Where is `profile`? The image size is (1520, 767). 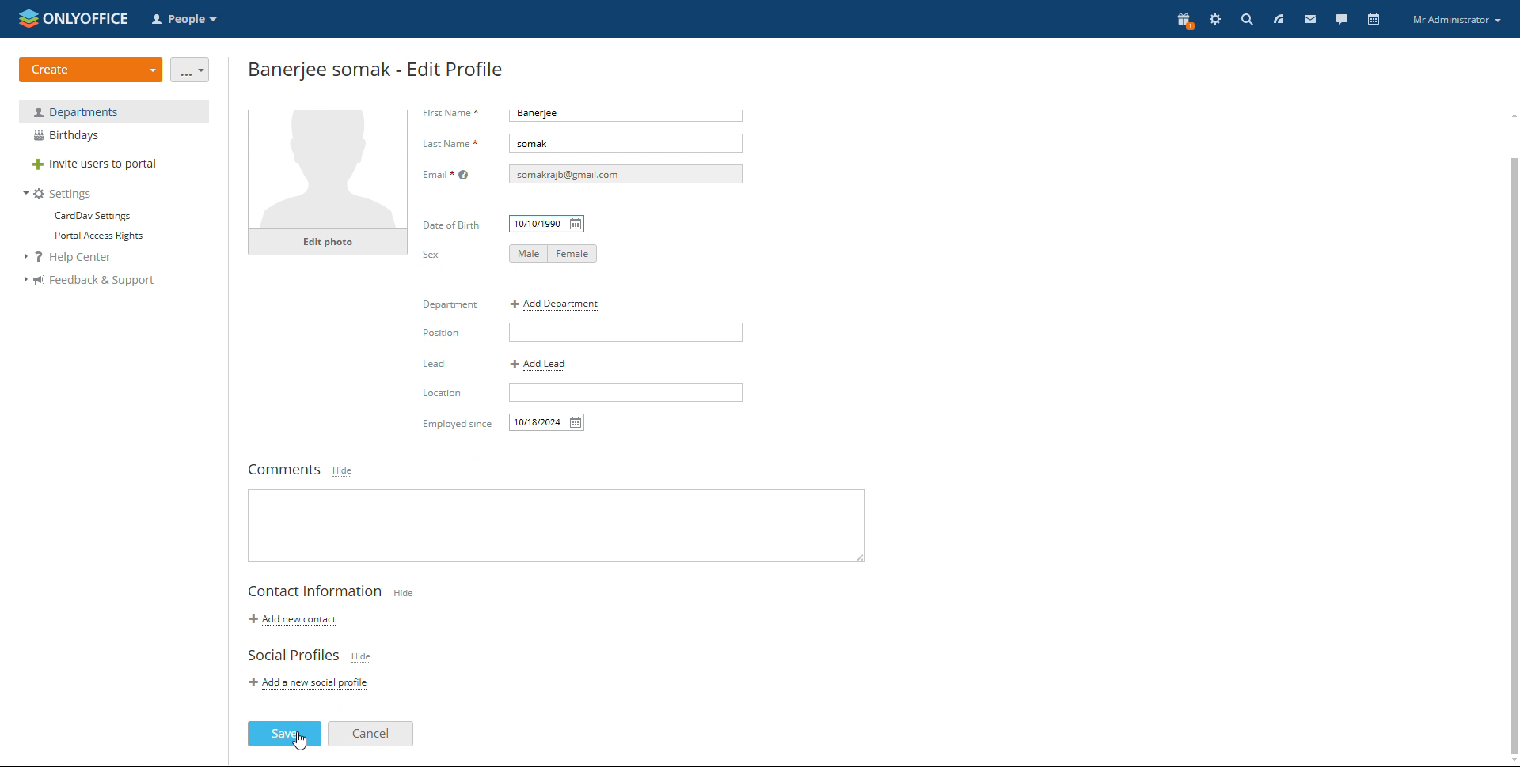
profile is located at coordinates (1457, 21).